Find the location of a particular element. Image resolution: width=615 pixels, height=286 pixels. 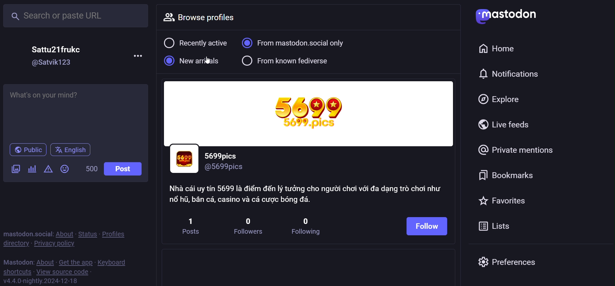

from mastodon social only selected is located at coordinates (299, 41).